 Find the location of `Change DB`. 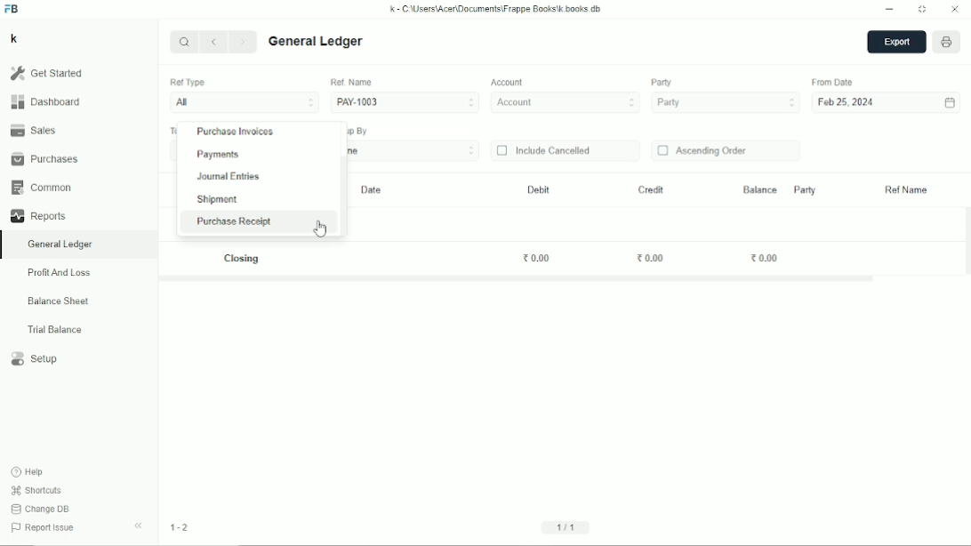

Change DB is located at coordinates (41, 509).